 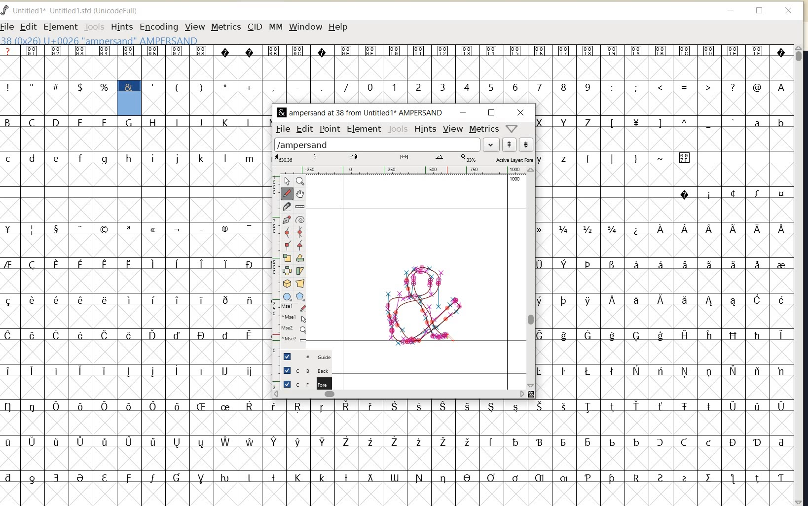 What do you see at coordinates (454, 129) in the screenshot?
I see `VIEW` at bounding box center [454, 129].